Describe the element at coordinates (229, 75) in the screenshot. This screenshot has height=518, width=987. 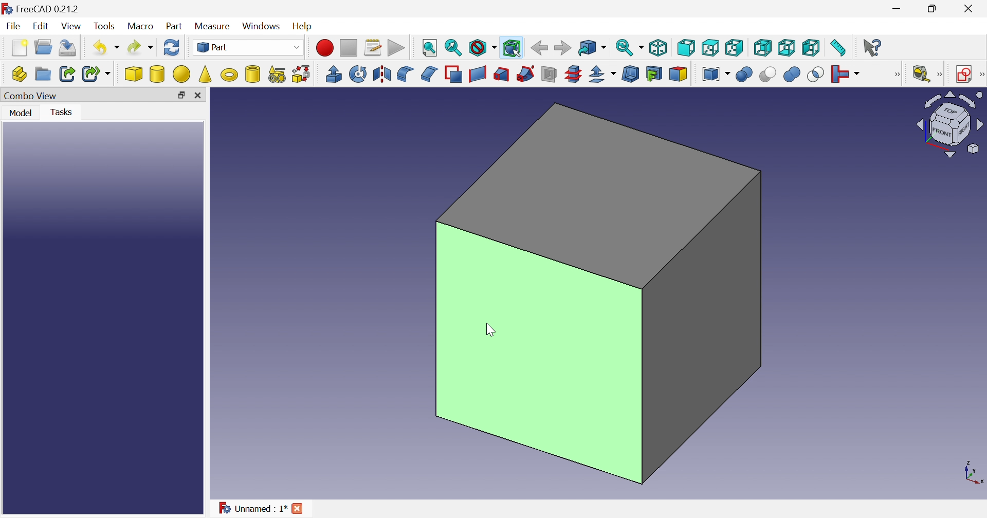
I see `Torus` at that location.